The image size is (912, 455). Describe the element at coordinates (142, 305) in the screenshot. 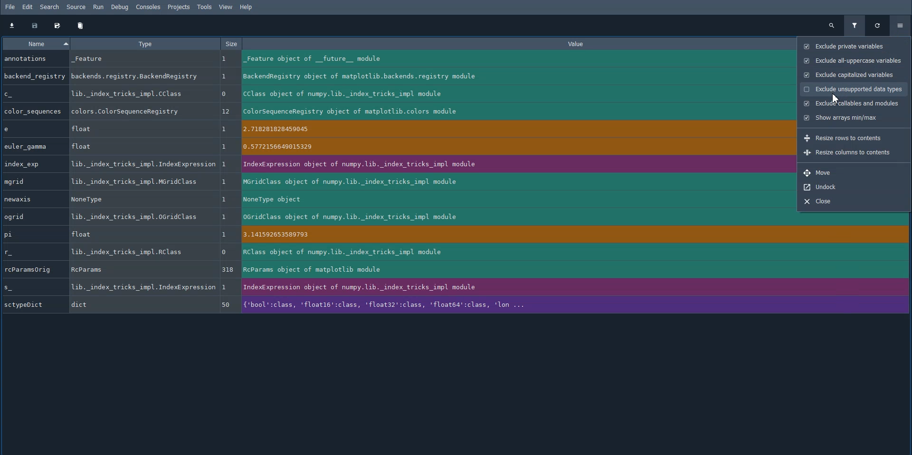

I see `dict` at that location.